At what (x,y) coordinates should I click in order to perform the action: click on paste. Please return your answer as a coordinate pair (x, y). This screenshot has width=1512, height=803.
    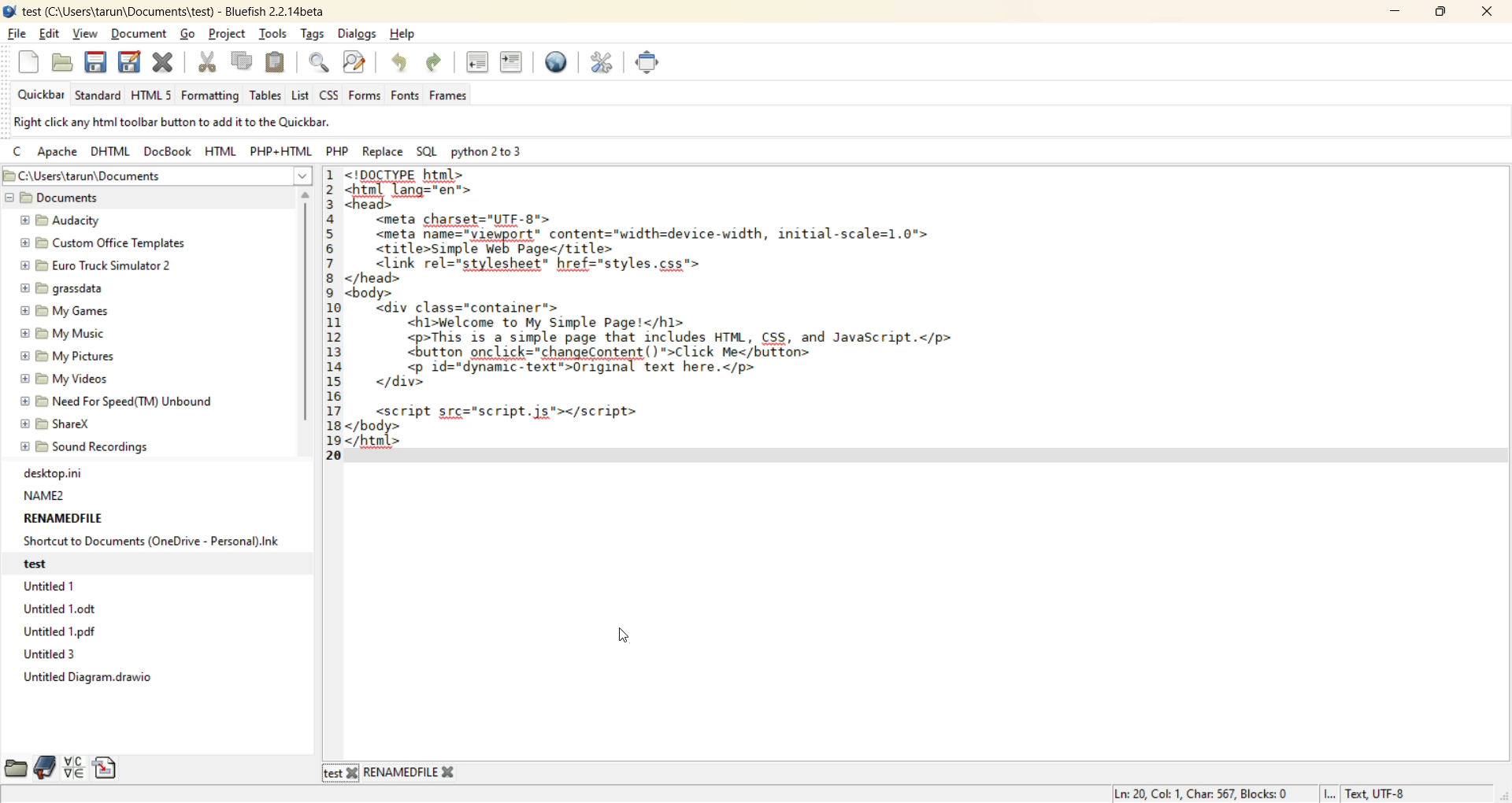
    Looking at the image, I should click on (276, 61).